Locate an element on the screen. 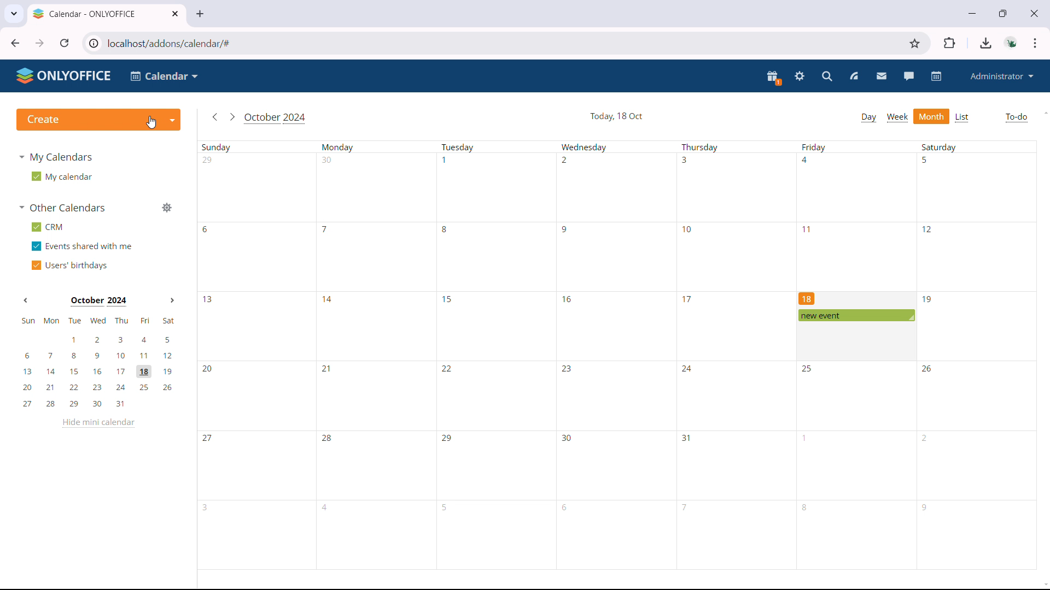 This screenshot has width=1050, height=590. settings is located at coordinates (800, 77).